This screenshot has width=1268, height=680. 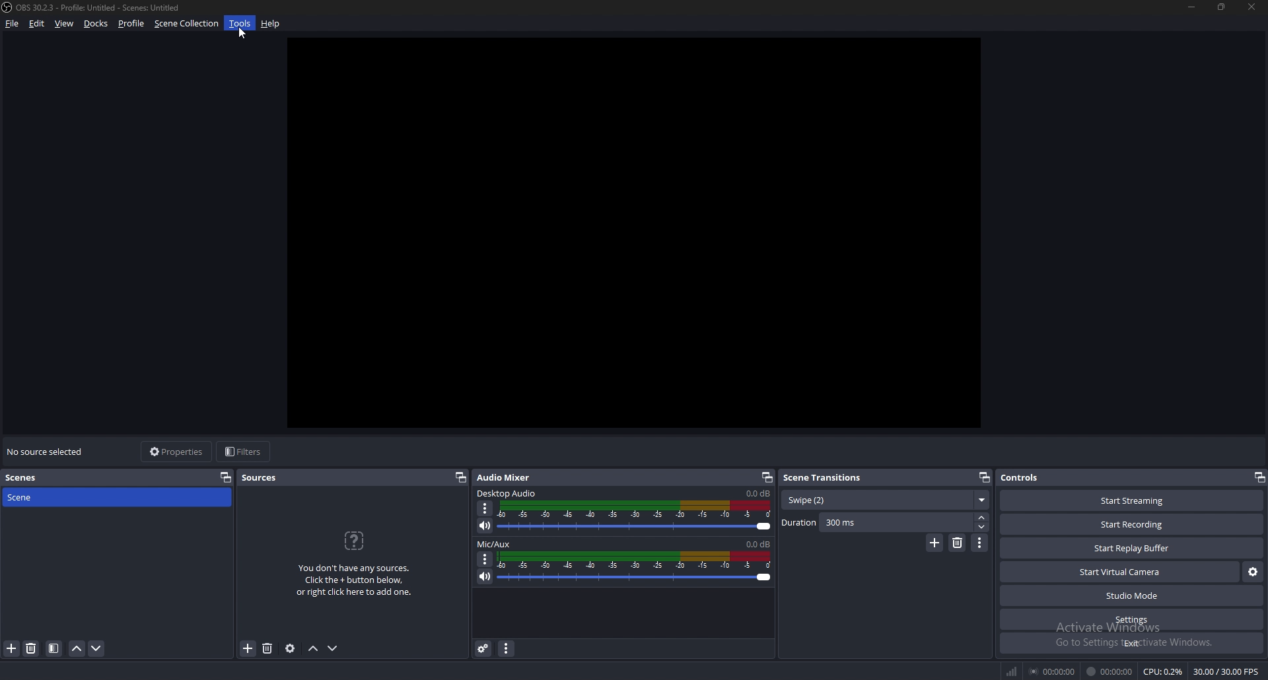 What do you see at coordinates (54, 648) in the screenshot?
I see `filter` at bounding box center [54, 648].